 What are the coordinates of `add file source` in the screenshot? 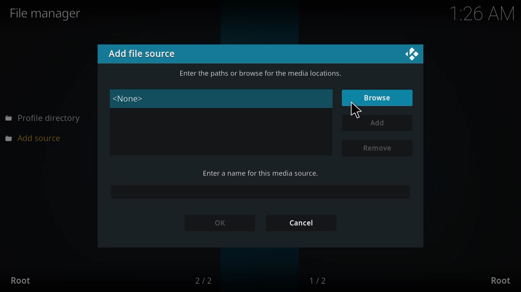 It's located at (142, 53).